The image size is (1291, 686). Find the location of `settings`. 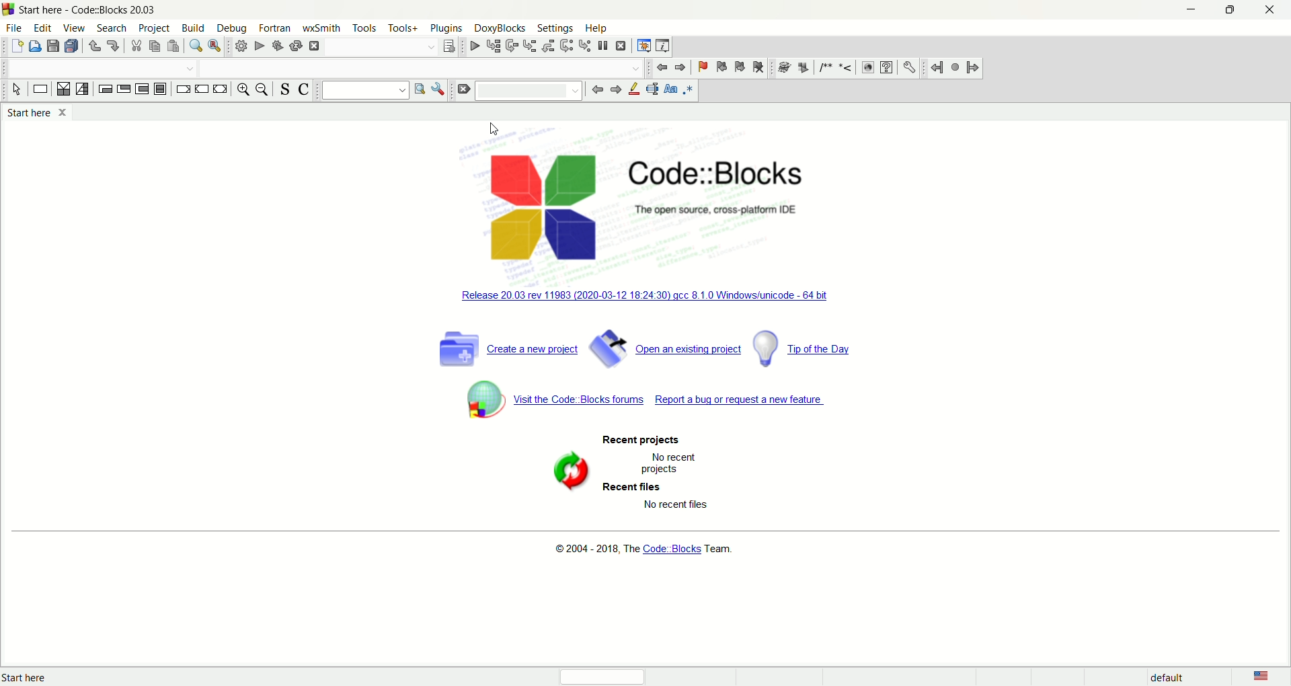

settings is located at coordinates (910, 69).